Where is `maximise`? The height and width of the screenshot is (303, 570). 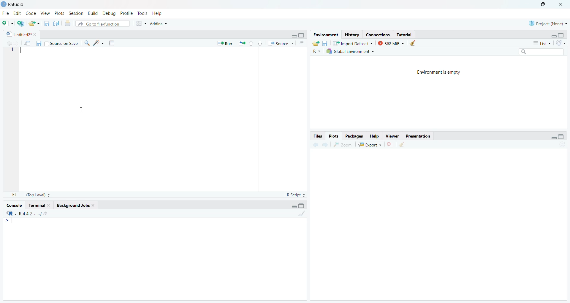 maximise is located at coordinates (303, 206).